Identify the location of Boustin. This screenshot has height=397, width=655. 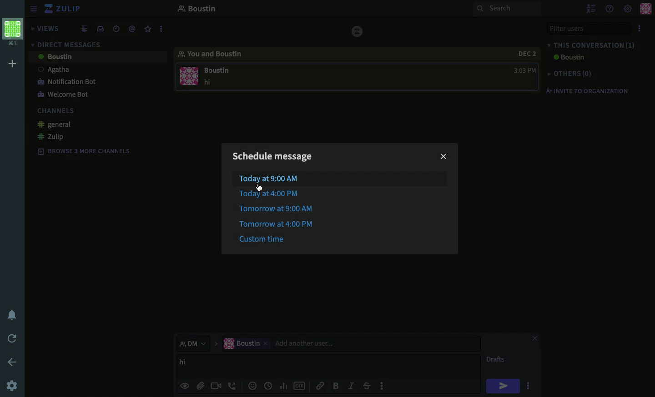
(571, 57).